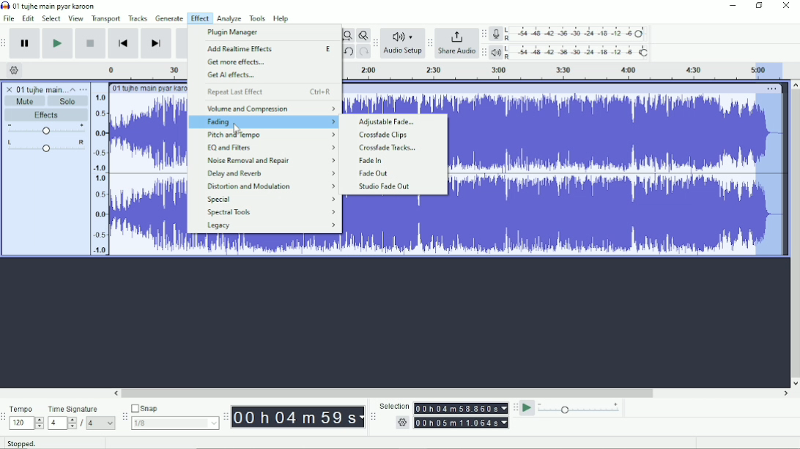  What do you see at coordinates (156, 44) in the screenshot?
I see `Skip to end` at bounding box center [156, 44].